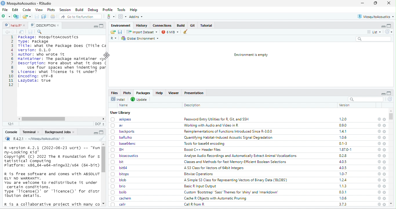 This screenshot has height=209, width=396. What do you see at coordinates (119, 192) in the screenshot?
I see `bslib` at bounding box center [119, 192].